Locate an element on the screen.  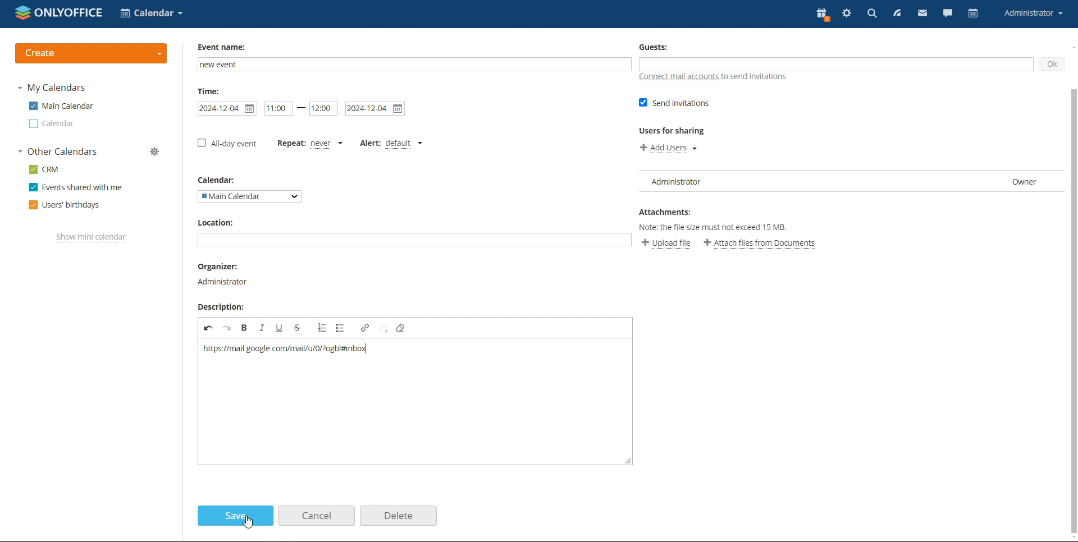
end time is located at coordinates (324, 108).